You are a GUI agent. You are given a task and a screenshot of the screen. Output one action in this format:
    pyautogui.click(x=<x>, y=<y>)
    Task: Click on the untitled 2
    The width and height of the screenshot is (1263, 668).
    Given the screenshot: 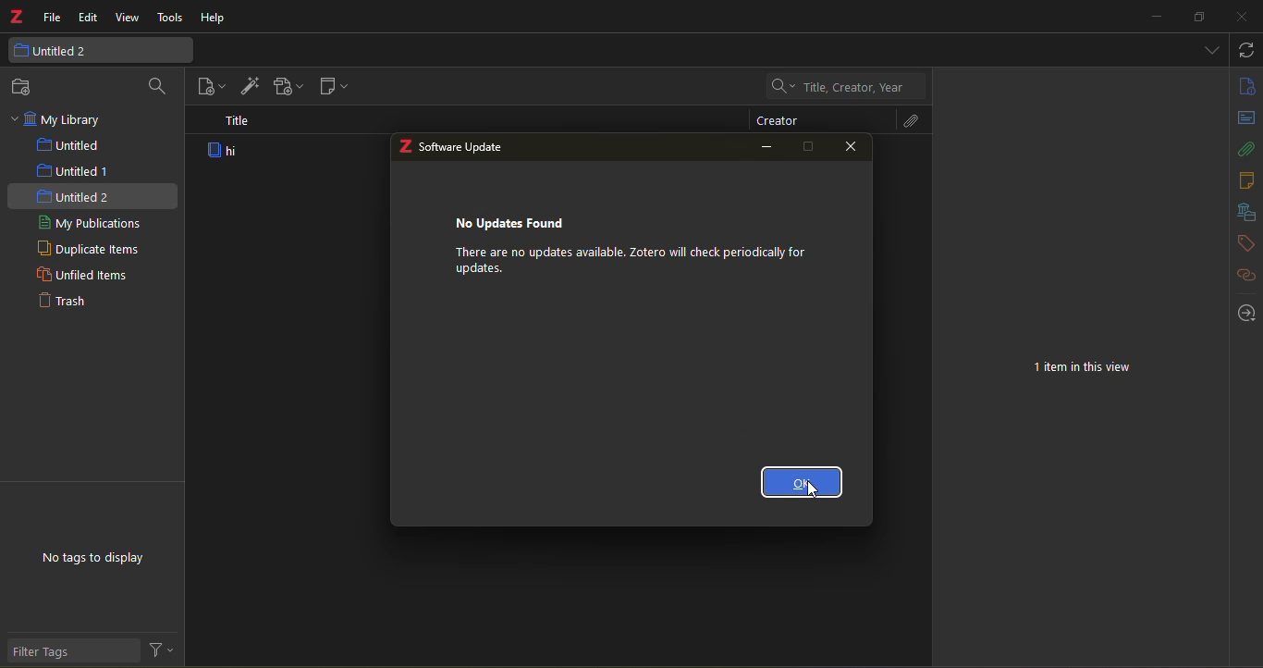 What is the action you would take?
    pyautogui.click(x=74, y=197)
    